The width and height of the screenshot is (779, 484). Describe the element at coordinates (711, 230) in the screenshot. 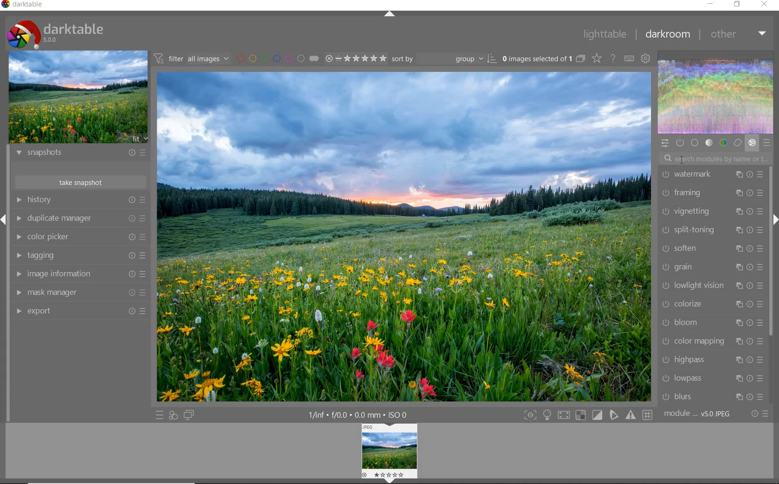

I see `split-toning` at that location.